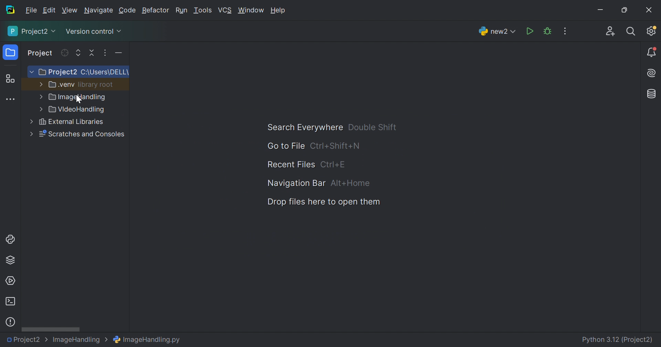 The width and height of the screenshot is (661, 347). I want to click on Search Everywhere, so click(302, 128).